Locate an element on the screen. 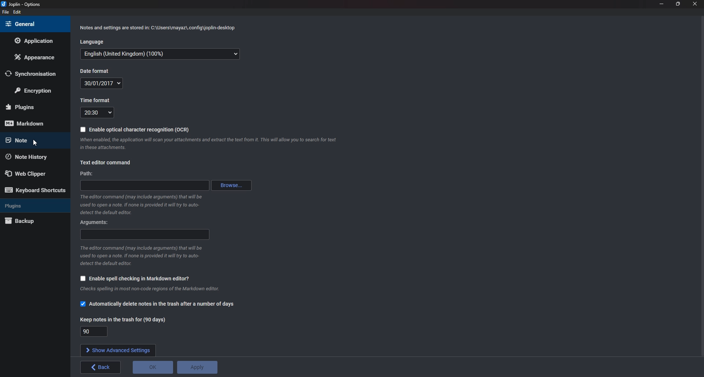 Image resolution: width=704 pixels, height=377 pixels. Note history is located at coordinates (32, 156).